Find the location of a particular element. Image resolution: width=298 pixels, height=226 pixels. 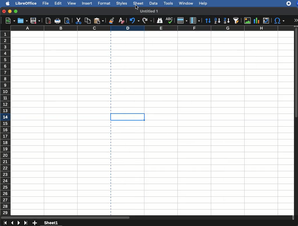

click is located at coordinates (137, 7).